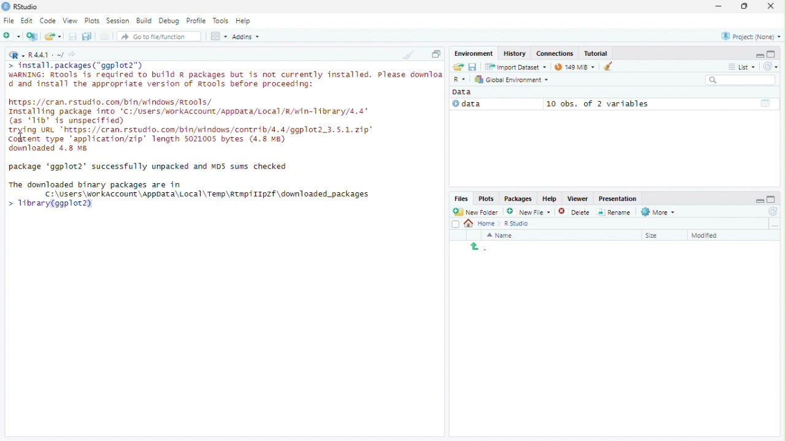 This screenshot has width=785, height=441. Describe the element at coordinates (773, 54) in the screenshot. I see `maximize` at that location.